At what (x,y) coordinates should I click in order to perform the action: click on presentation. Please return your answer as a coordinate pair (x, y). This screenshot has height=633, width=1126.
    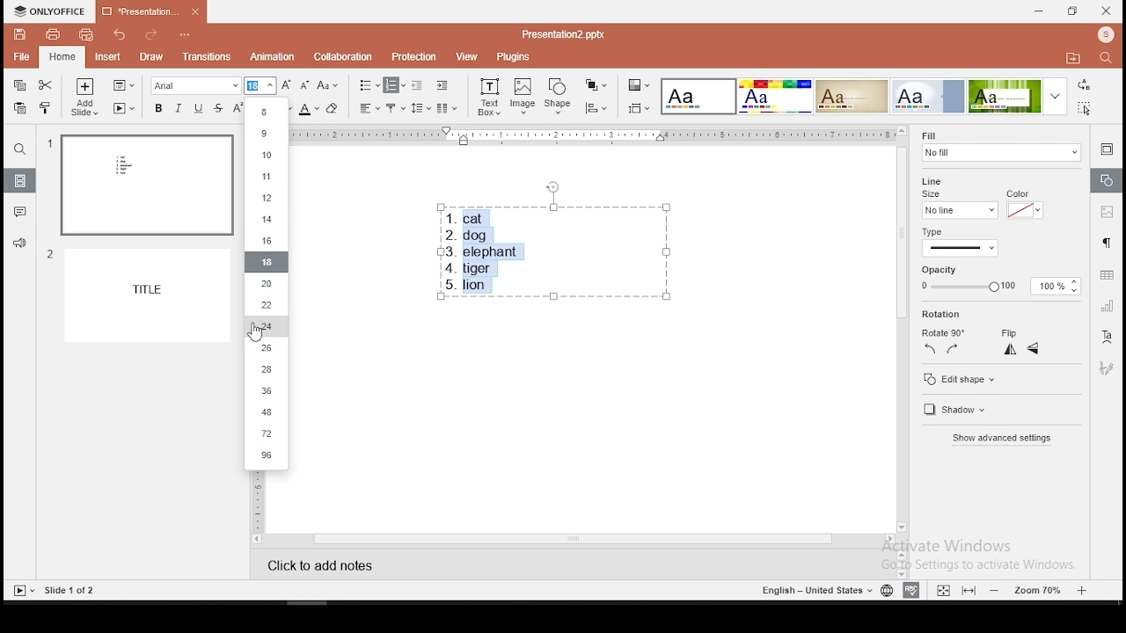
    Looking at the image, I should click on (148, 11).